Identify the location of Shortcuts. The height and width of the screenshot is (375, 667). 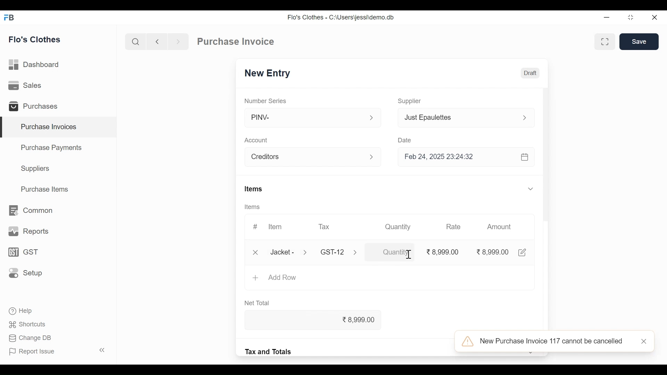
(27, 325).